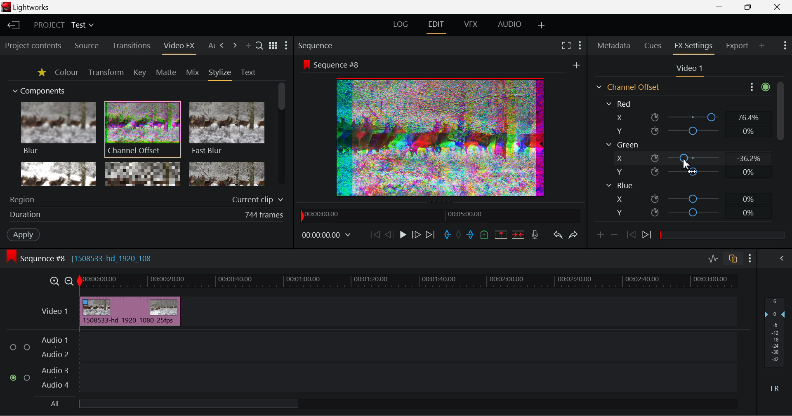  Describe the element at coordinates (130, 45) in the screenshot. I see `Transitions` at that location.